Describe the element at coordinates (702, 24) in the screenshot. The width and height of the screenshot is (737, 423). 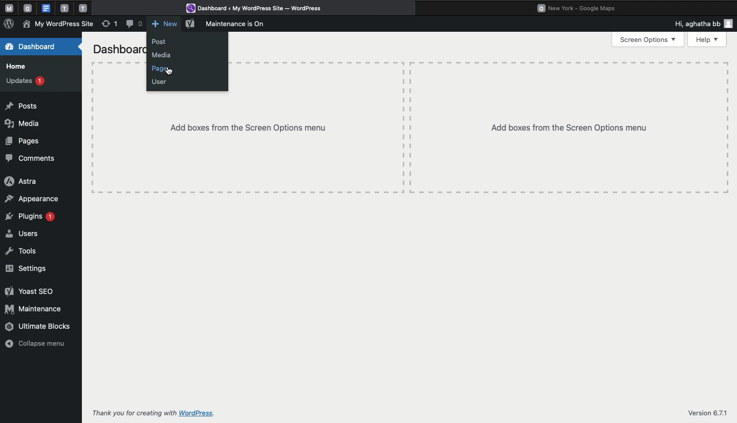
I see `Hi user` at that location.